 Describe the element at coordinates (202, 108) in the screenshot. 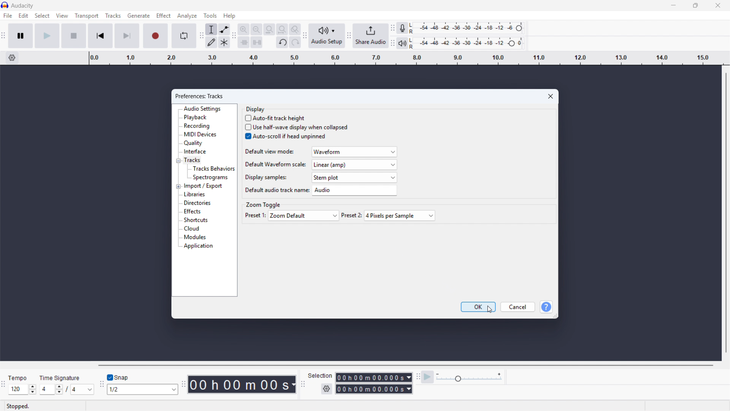

I see `audio settings` at that location.